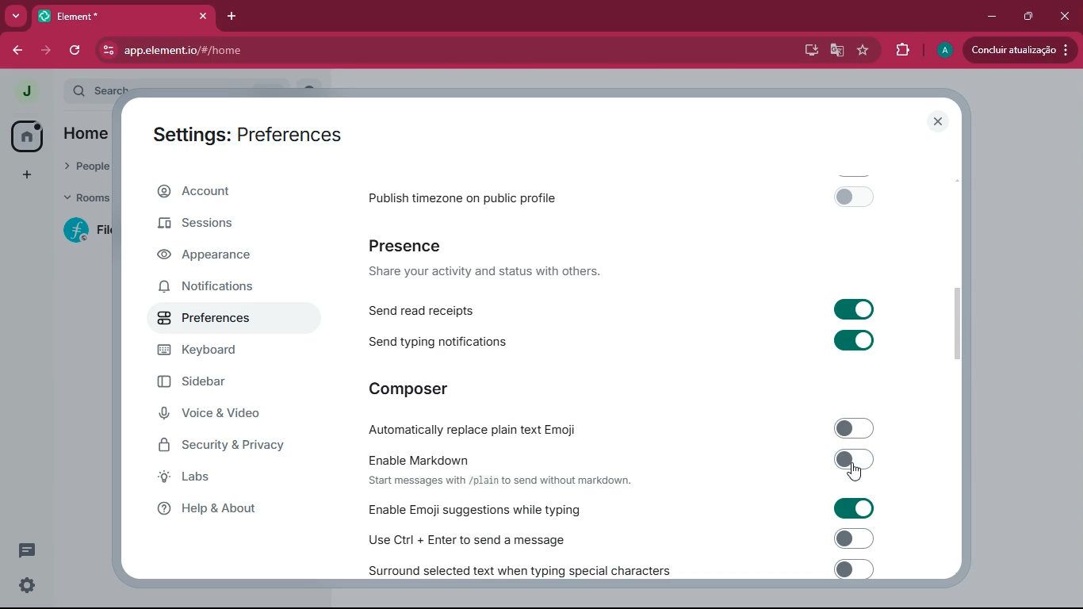  I want to click on desktop, so click(806, 51).